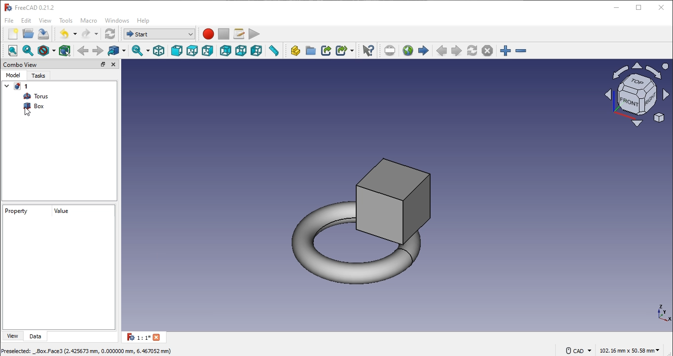  I want to click on ight, so click(208, 52).